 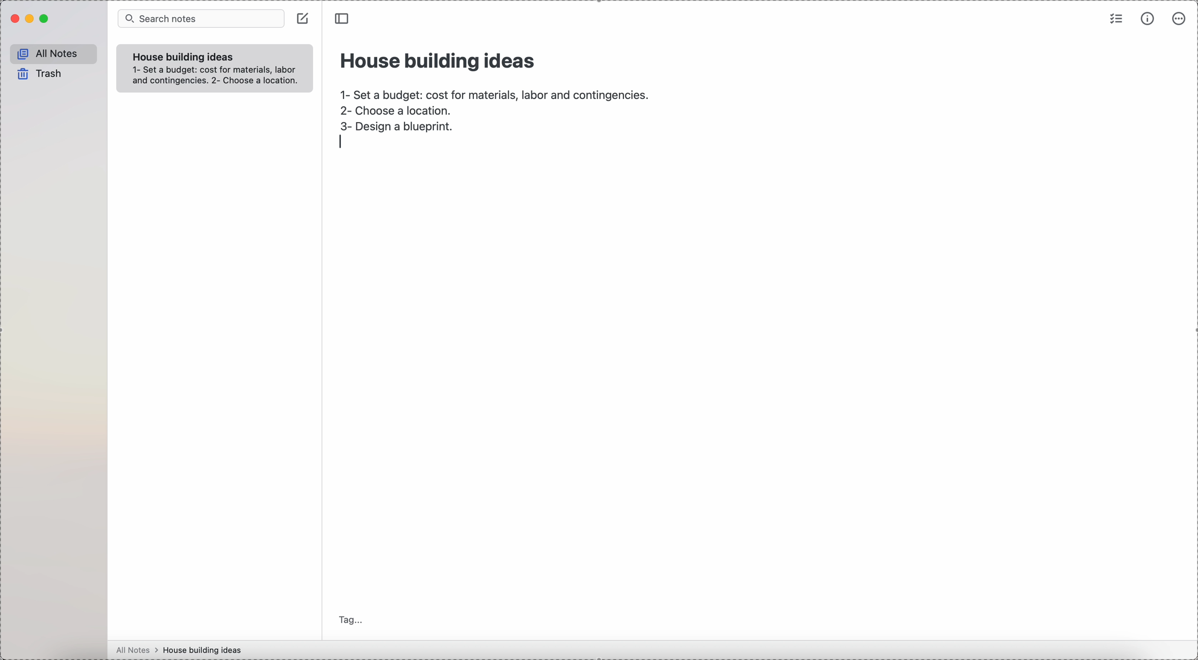 I want to click on more options, so click(x=1180, y=19).